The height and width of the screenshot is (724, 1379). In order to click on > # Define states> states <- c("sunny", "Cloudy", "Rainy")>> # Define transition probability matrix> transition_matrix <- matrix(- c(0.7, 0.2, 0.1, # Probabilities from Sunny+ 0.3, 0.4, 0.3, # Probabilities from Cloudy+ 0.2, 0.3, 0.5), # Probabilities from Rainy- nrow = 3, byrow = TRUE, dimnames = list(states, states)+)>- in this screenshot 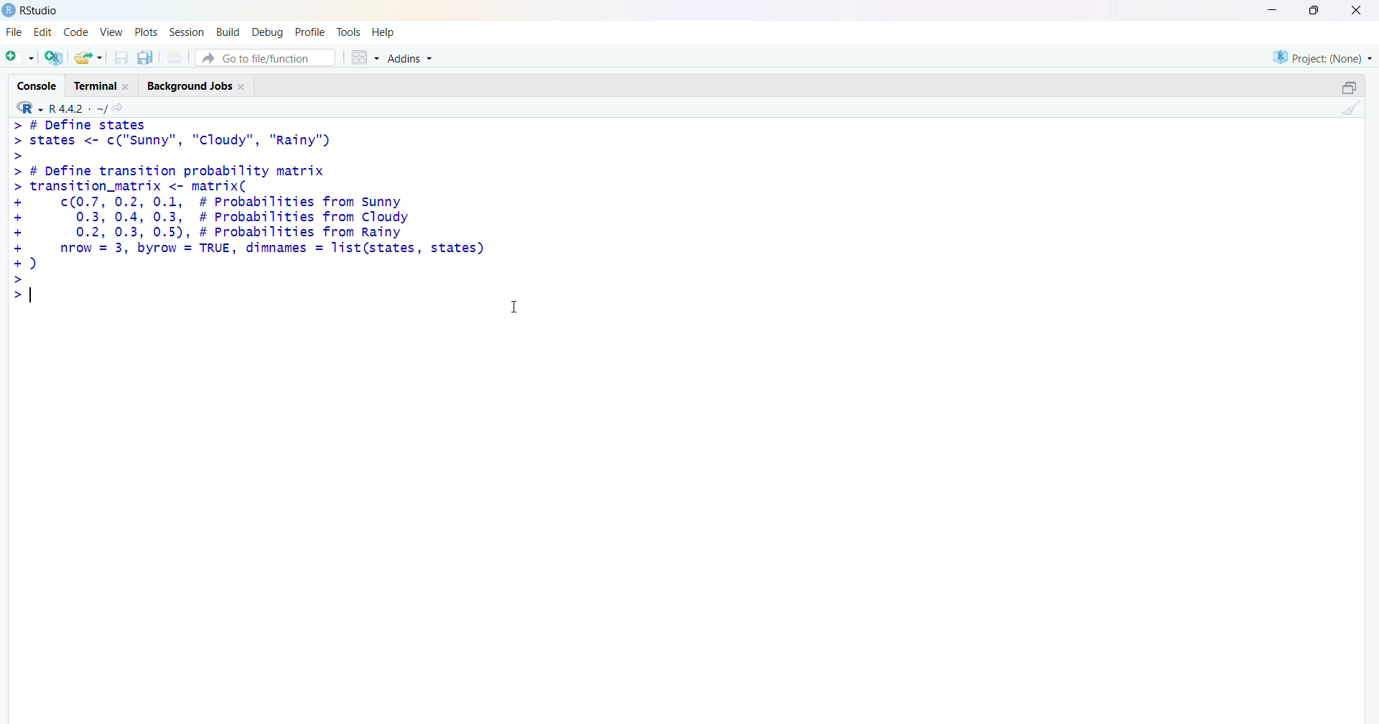, I will do `click(258, 212)`.